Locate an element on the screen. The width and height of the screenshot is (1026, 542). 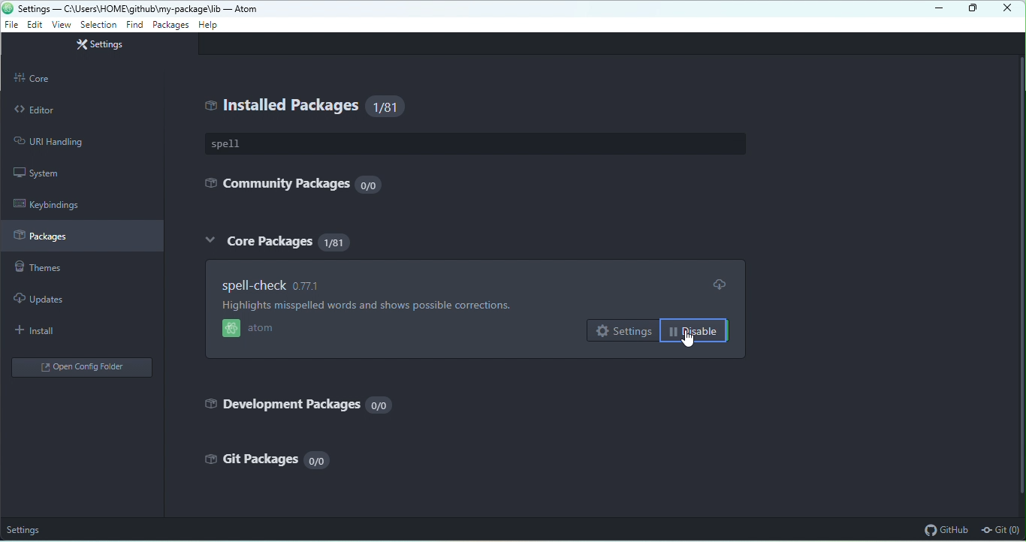
help is located at coordinates (209, 24).